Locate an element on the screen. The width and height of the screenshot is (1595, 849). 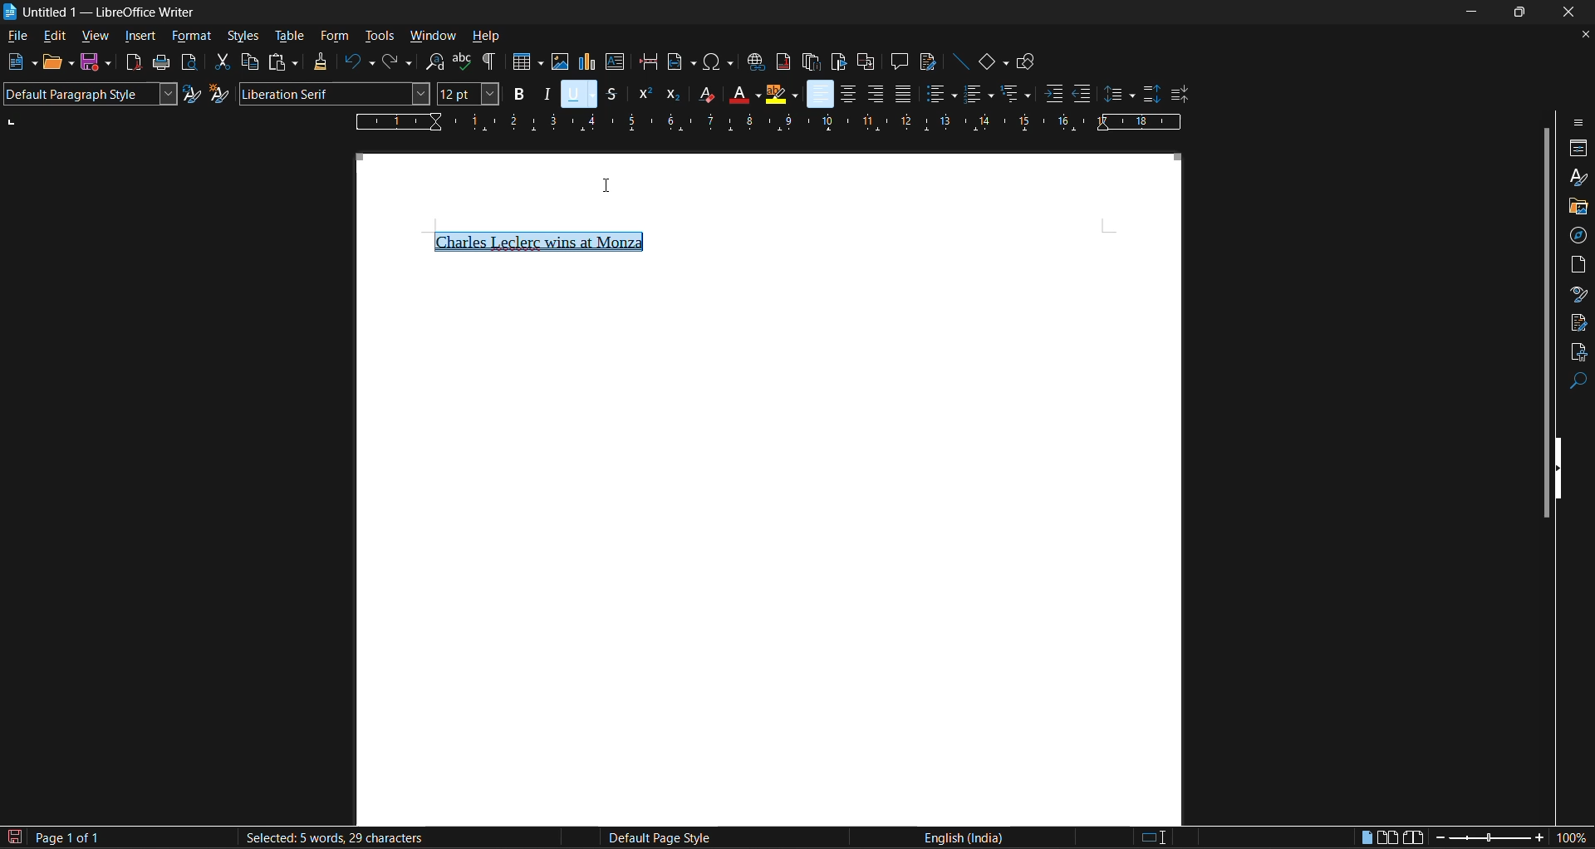
page ruler is located at coordinates (767, 121).